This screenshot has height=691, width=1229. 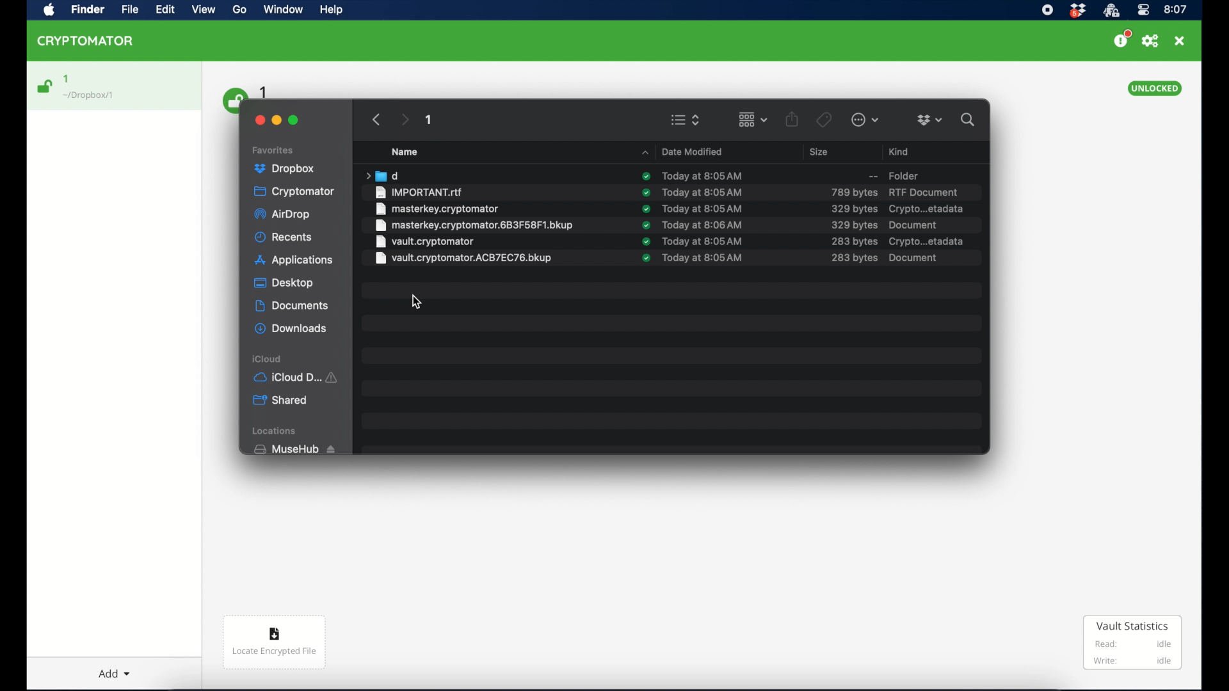 I want to click on sync, so click(x=646, y=192).